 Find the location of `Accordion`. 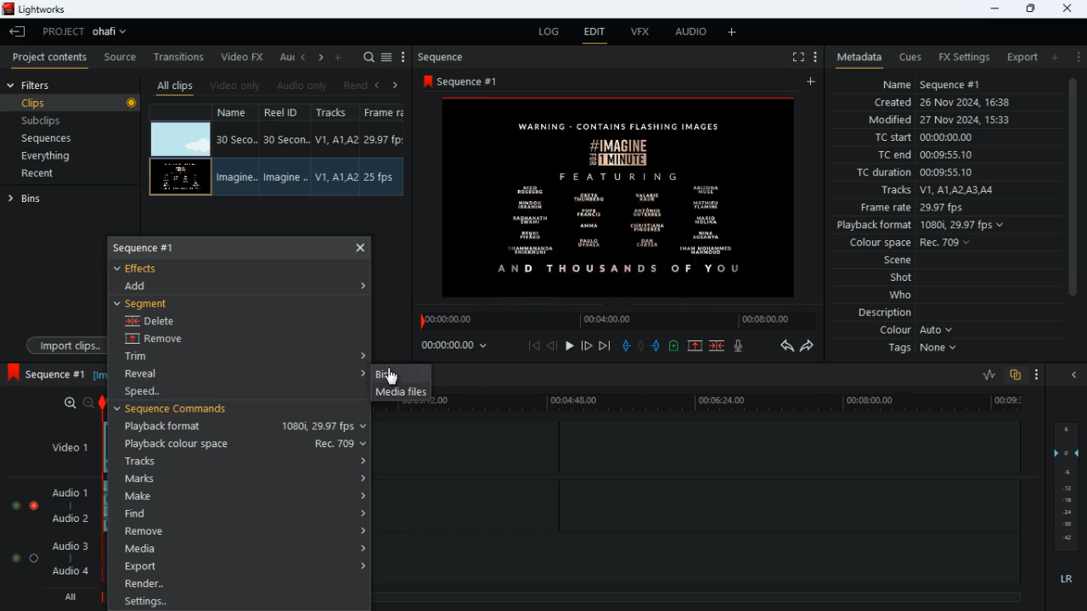

Accordion is located at coordinates (364, 373).